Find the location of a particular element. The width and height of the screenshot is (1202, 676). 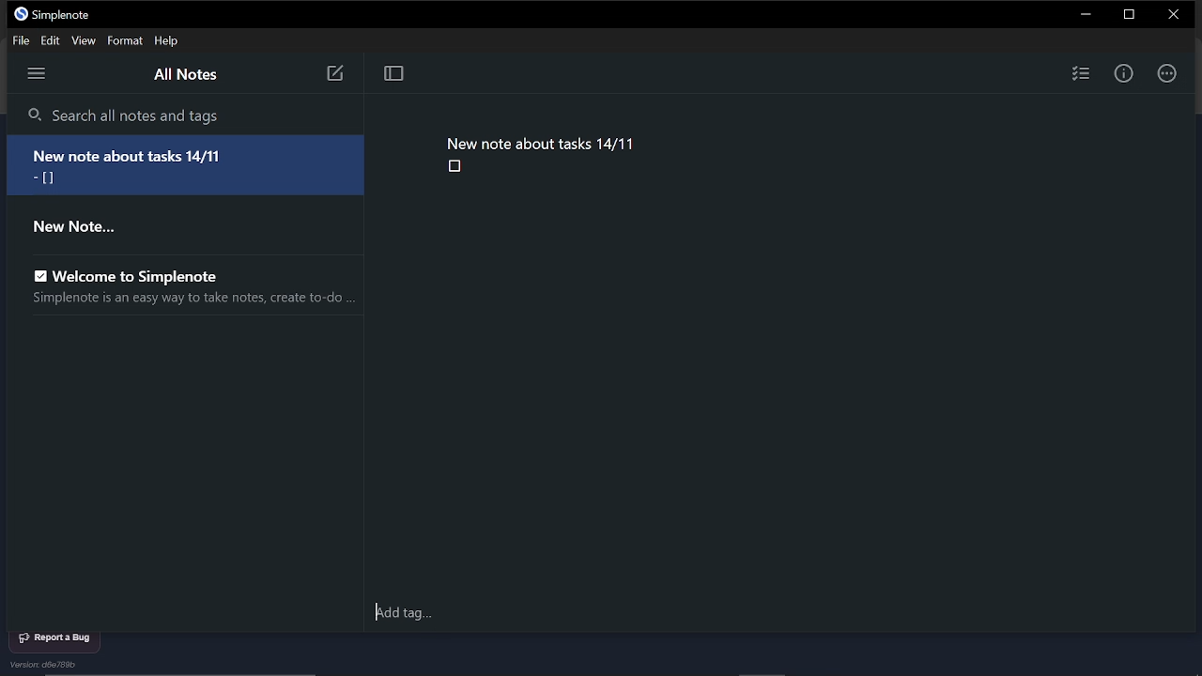

Search all notes and tags is located at coordinates (185, 115).